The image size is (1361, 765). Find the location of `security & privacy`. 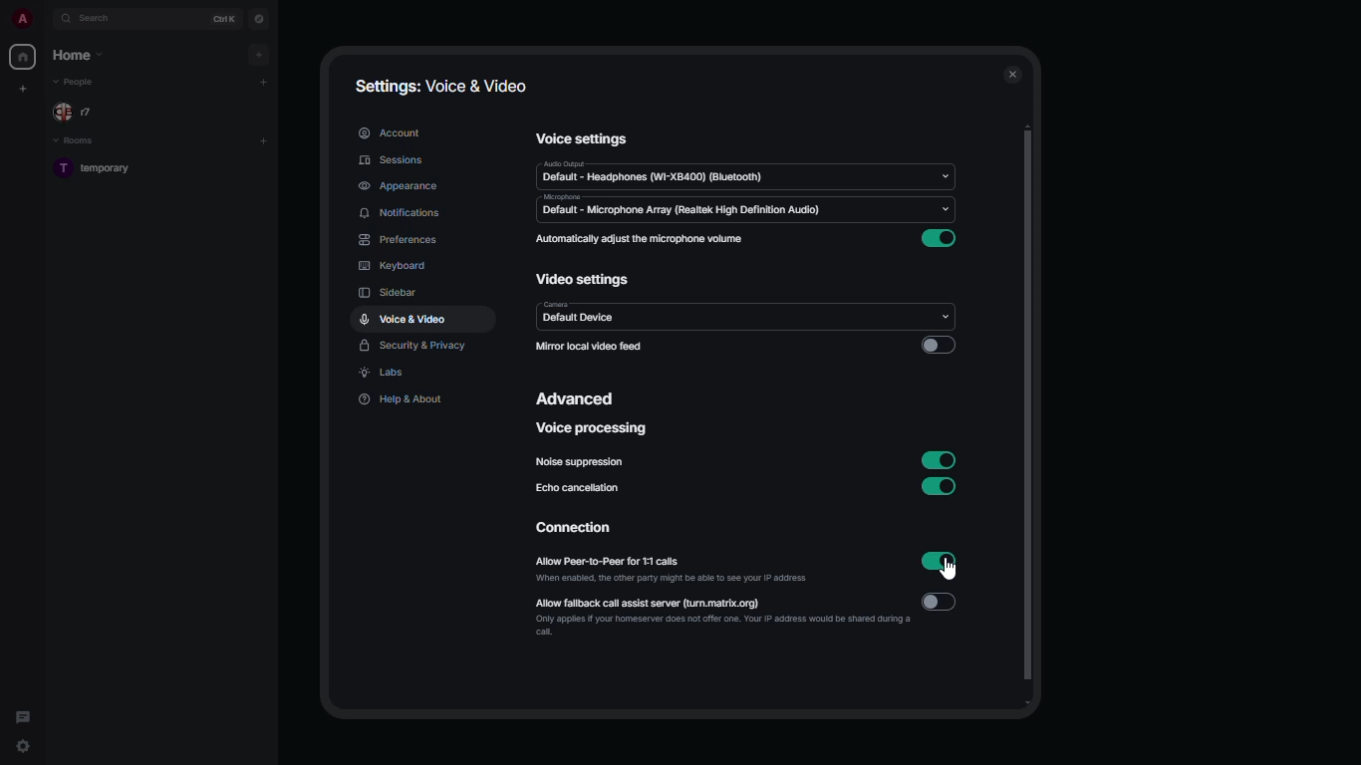

security & privacy is located at coordinates (413, 346).